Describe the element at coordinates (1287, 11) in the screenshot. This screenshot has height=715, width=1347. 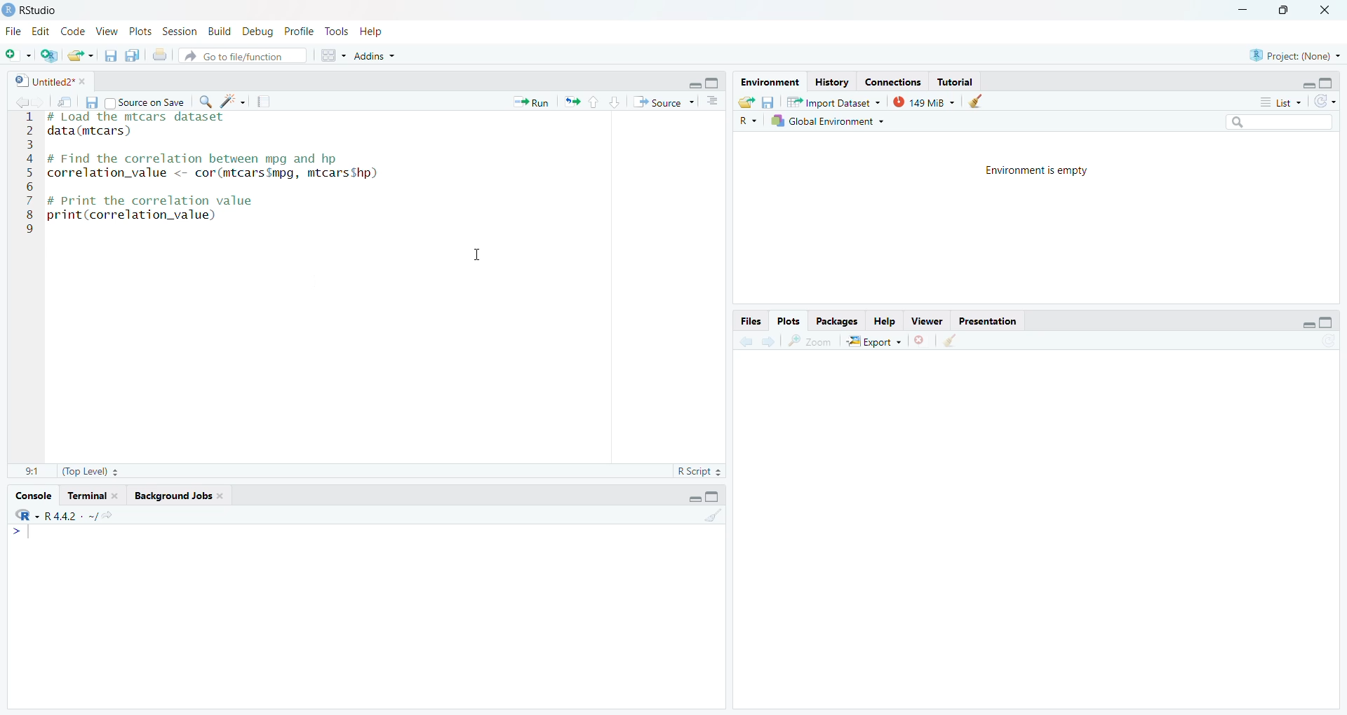
I see `Maximize/Restore` at that location.